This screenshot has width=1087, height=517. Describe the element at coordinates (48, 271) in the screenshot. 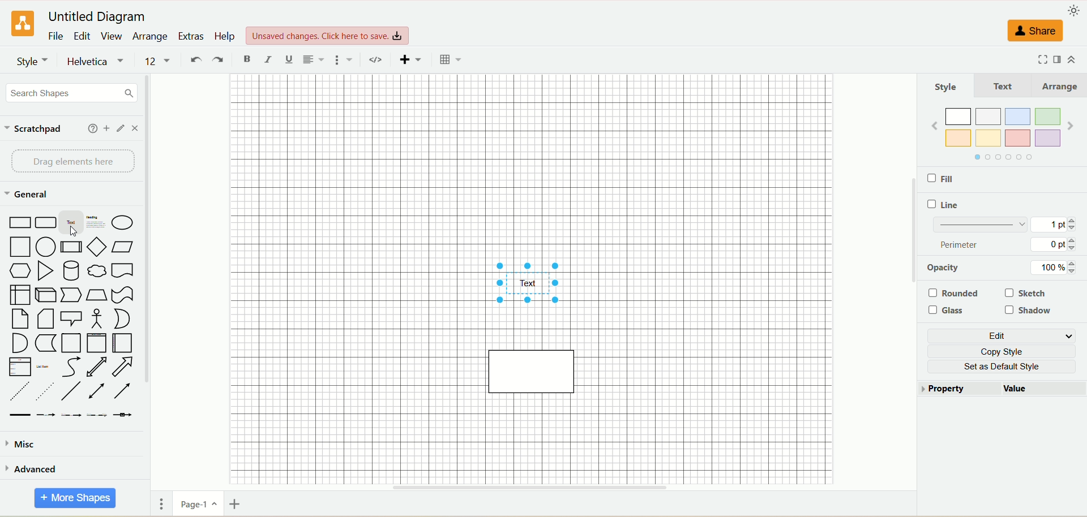

I see `triangle` at that location.